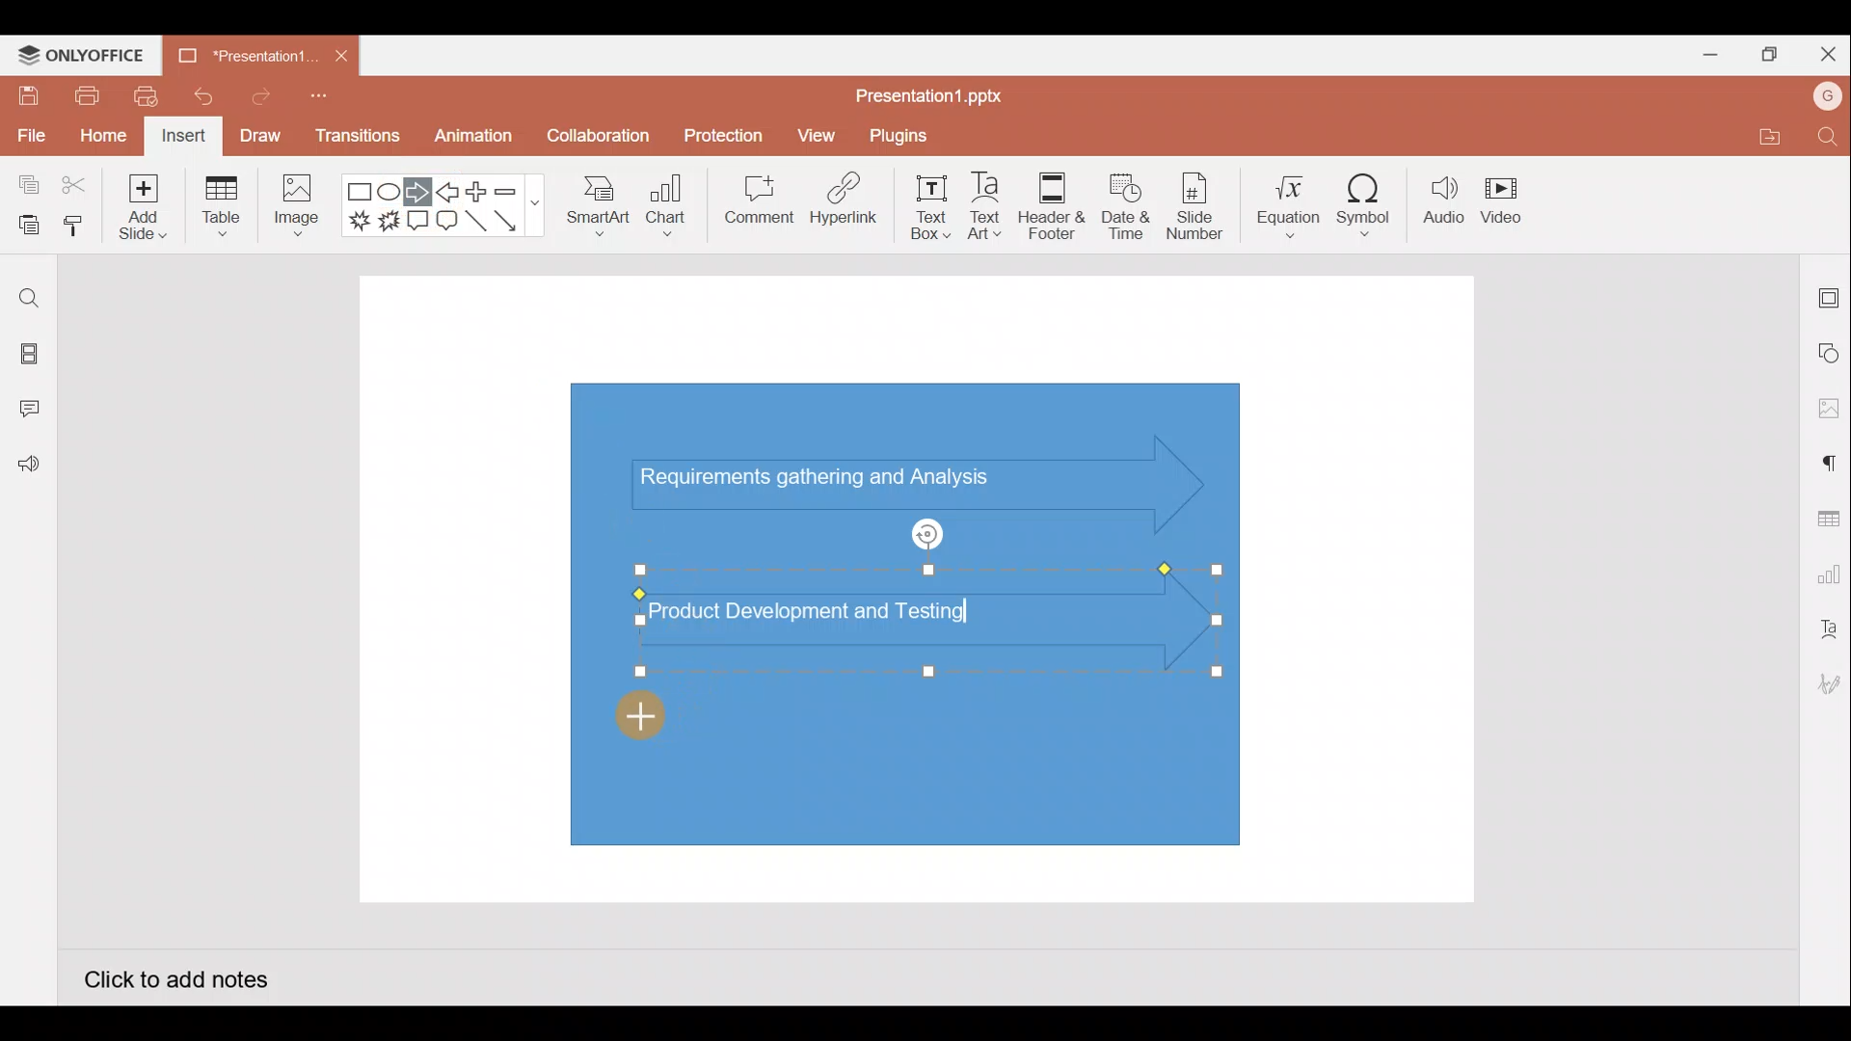  What do you see at coordinates (718, 136) in the screenshot?
I see `Protection` at bounding box center [718, 136].